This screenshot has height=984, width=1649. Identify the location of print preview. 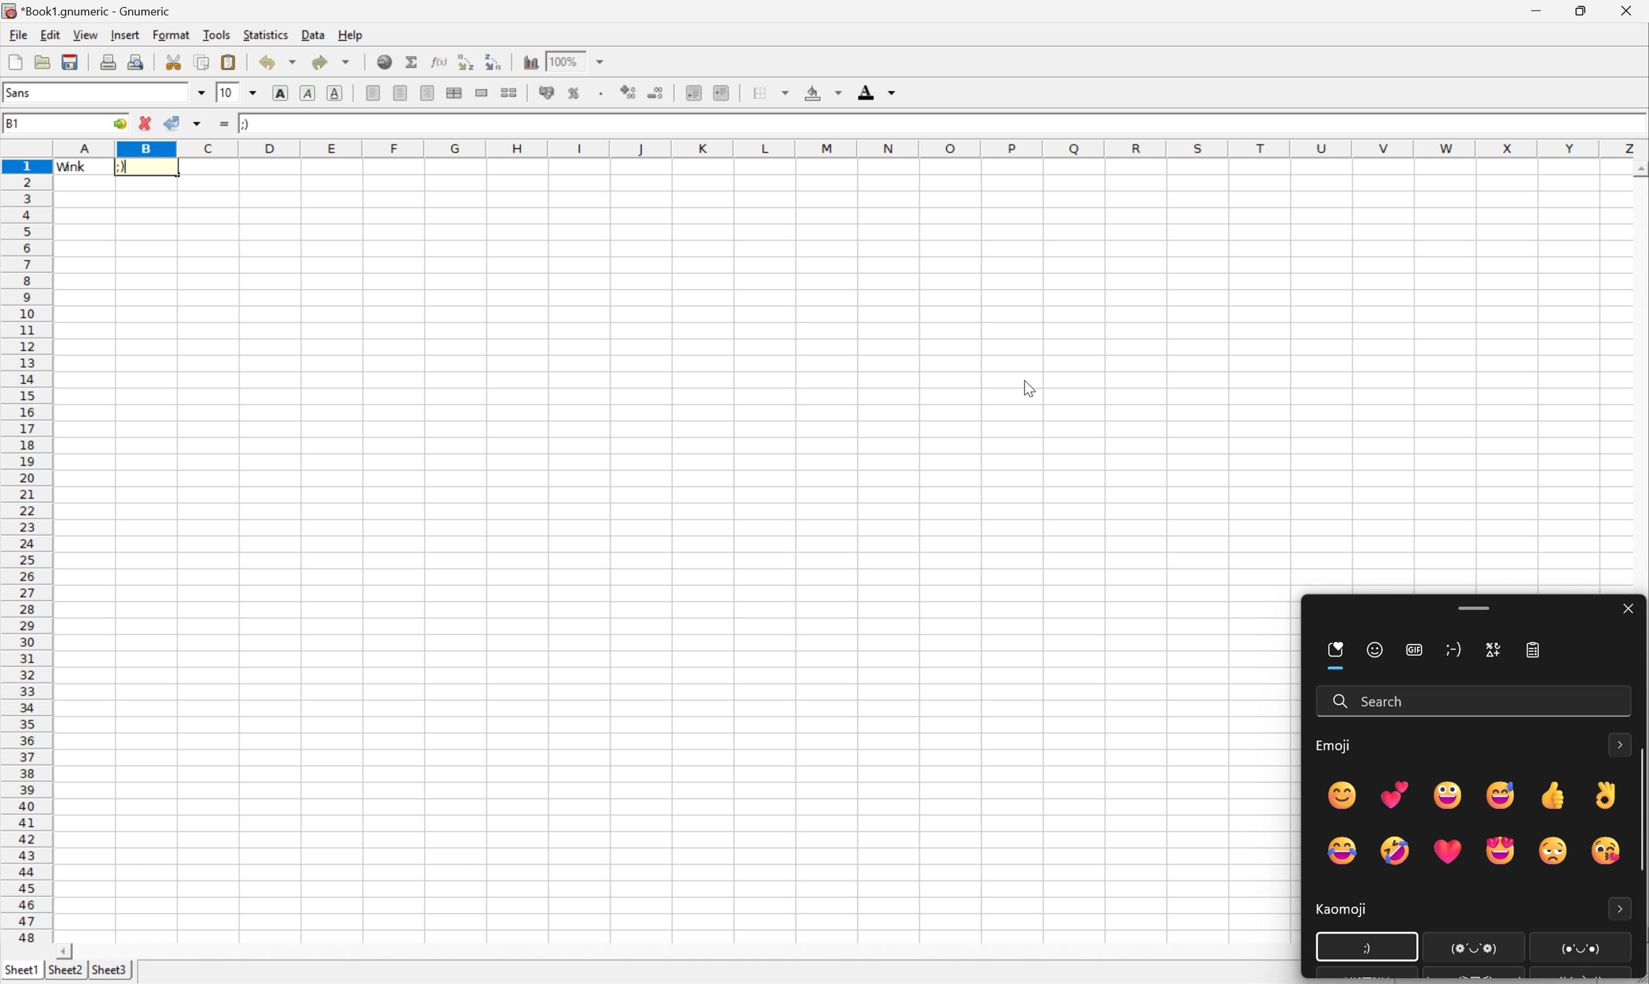
(137, 61).